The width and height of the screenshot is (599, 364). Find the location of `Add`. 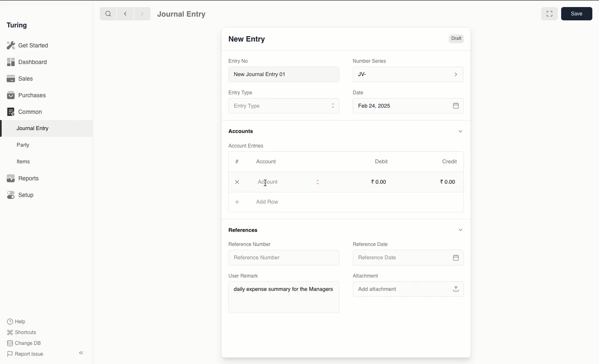

Add is located at coordinates (238, 182).